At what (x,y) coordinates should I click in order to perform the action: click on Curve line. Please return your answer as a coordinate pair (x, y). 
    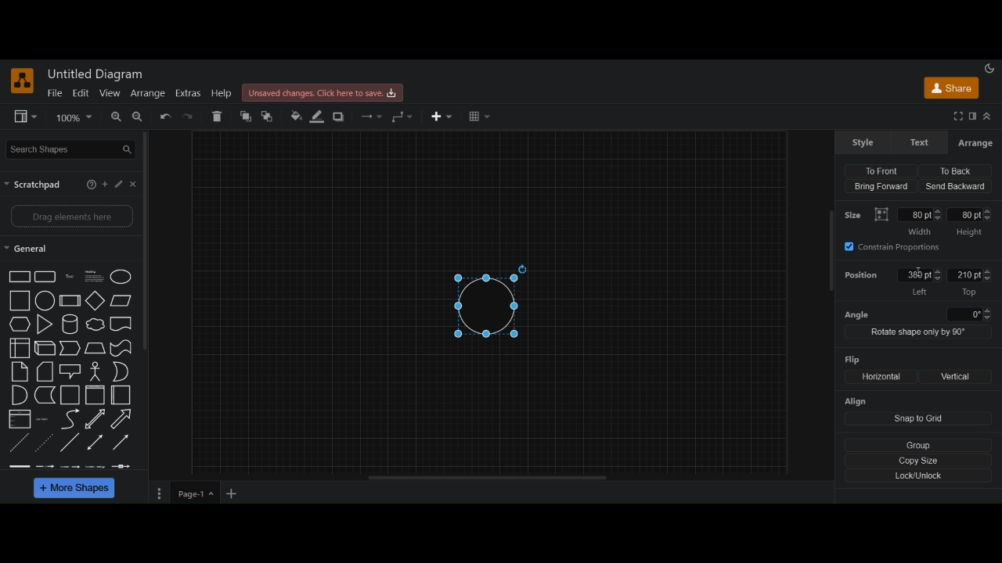
    Looking at the image, I should click on (70, 419).